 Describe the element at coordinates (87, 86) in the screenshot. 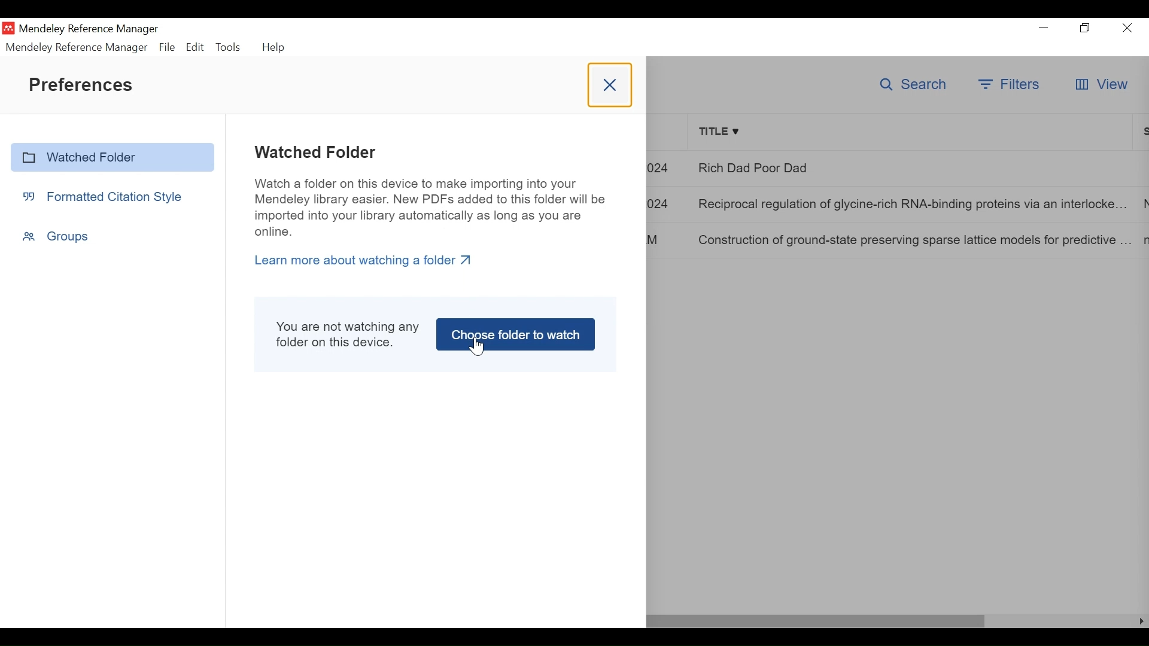

I see `Preferences` at that location.